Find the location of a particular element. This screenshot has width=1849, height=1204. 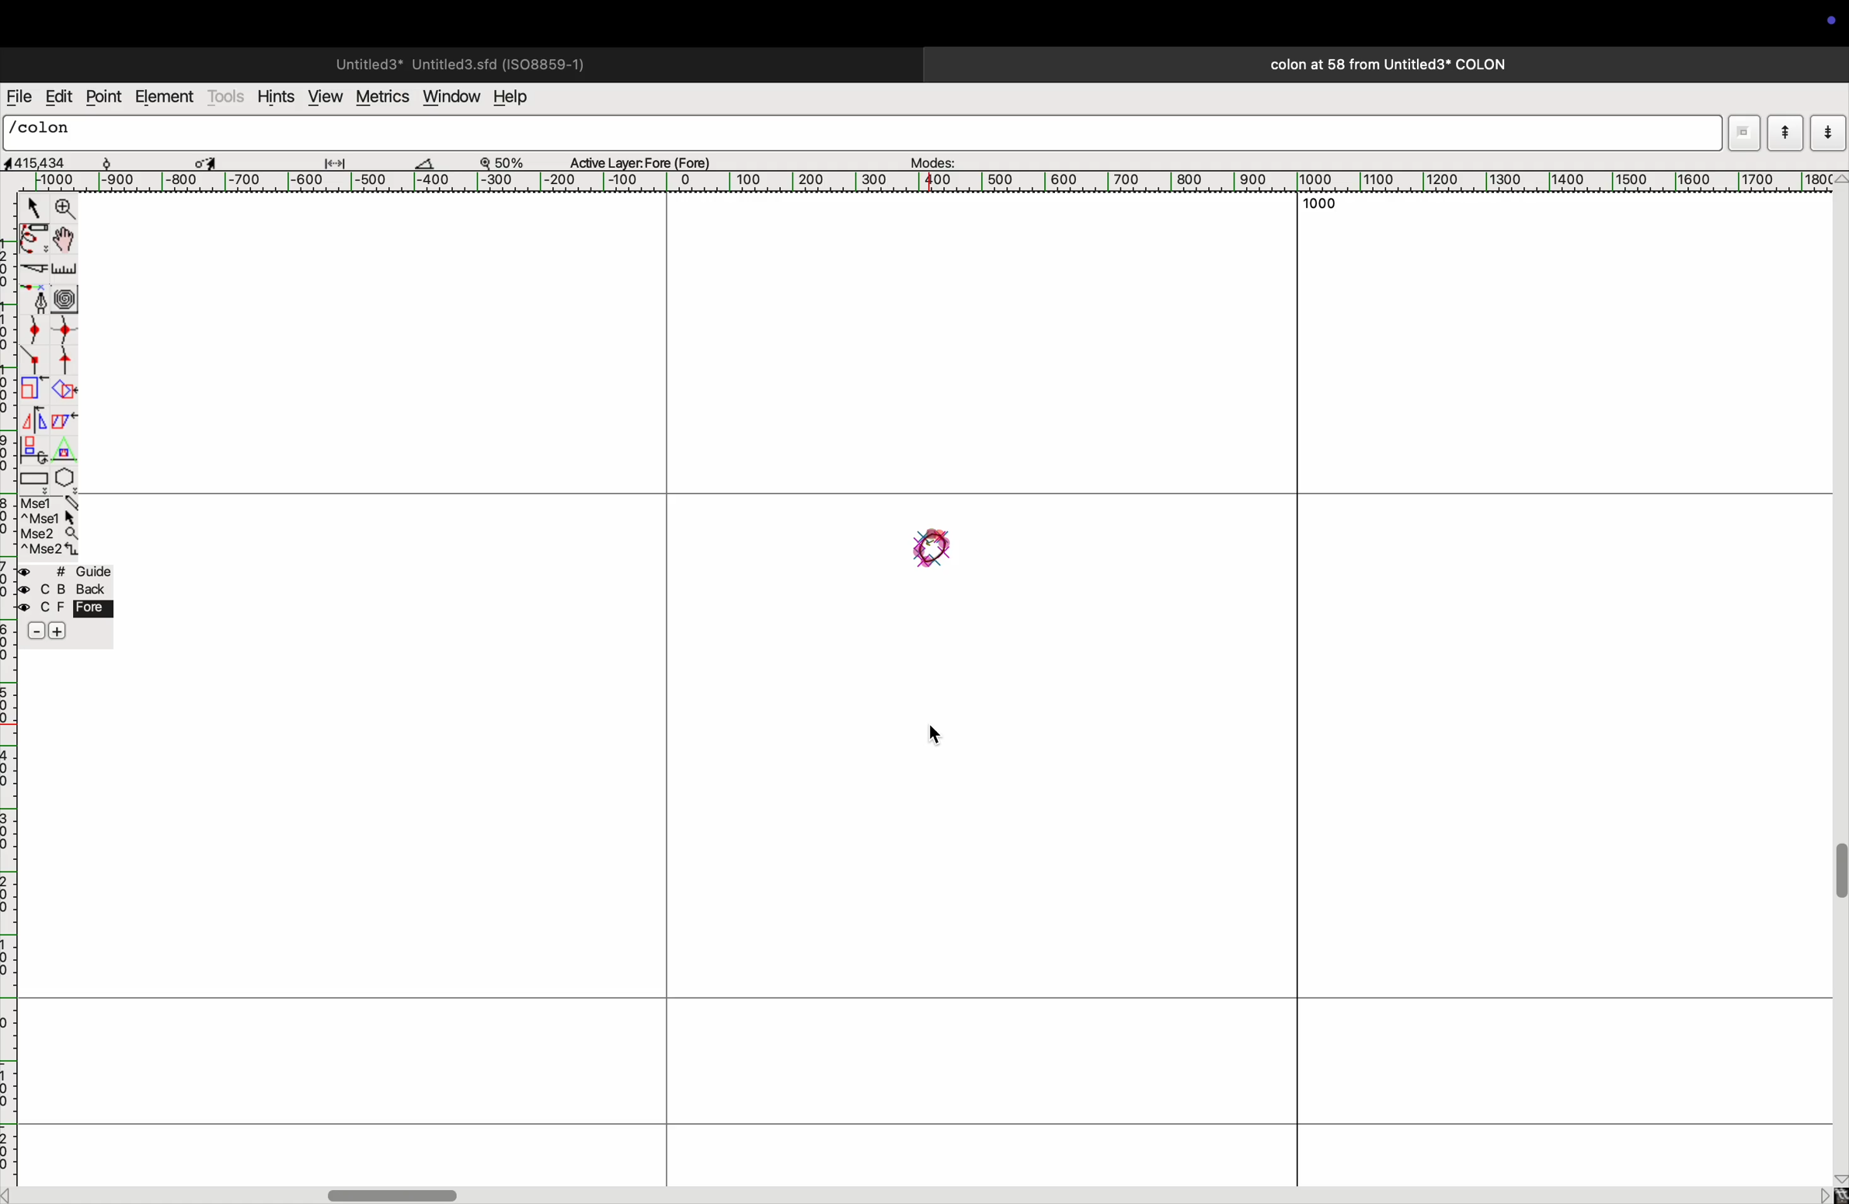

aspect ratio is located at coordinates (41, 162).